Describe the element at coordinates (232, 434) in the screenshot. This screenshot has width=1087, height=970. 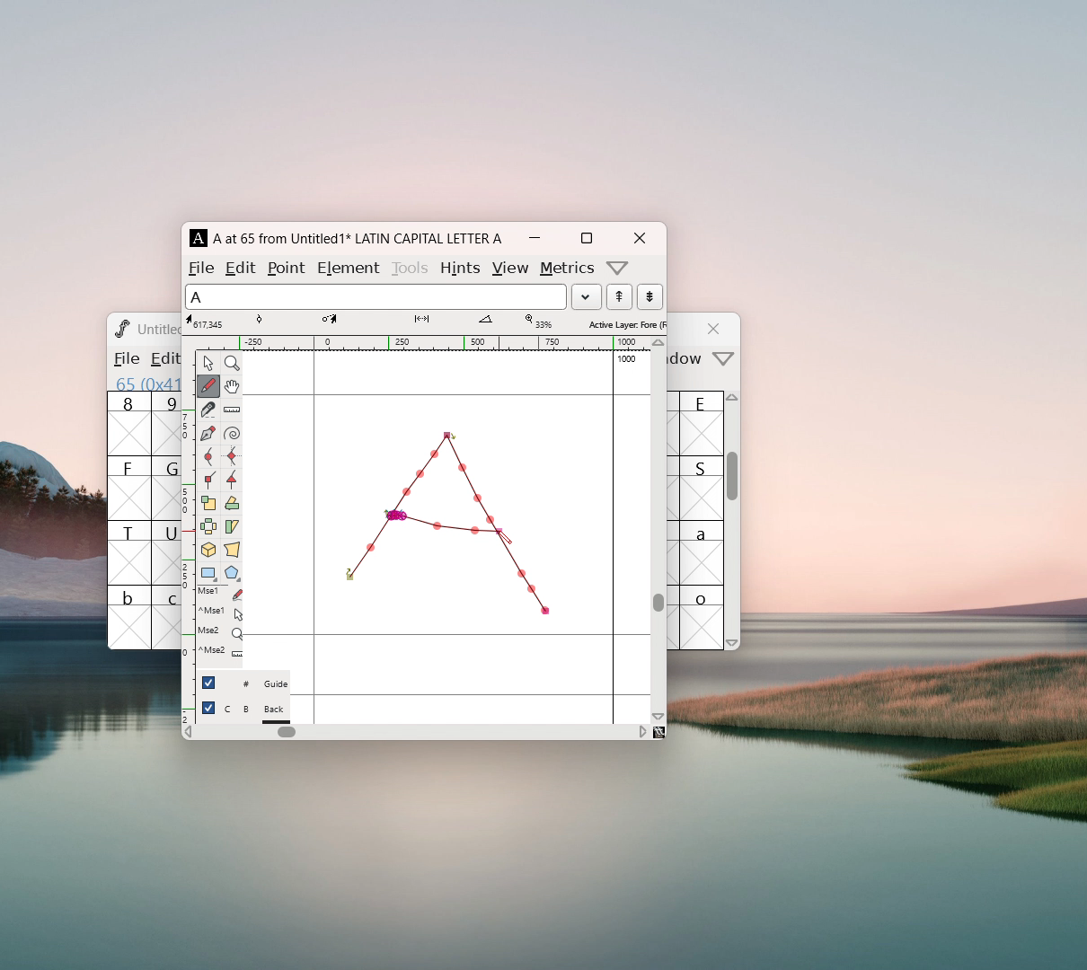
I see `toggle spiro` at that location.